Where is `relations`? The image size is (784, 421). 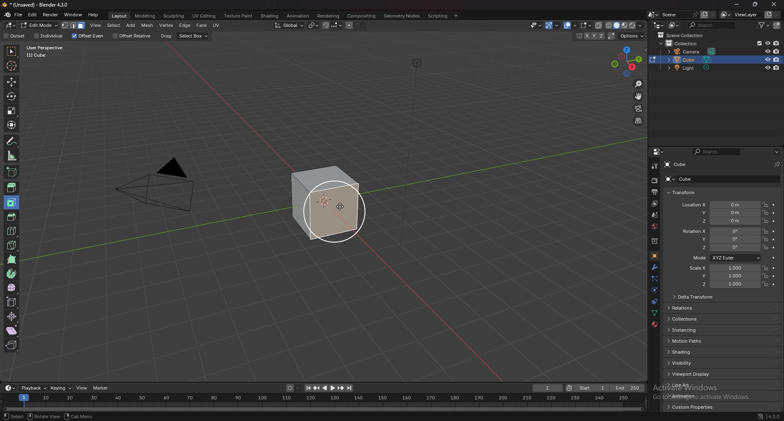 relations is located at coordinates (685, 308).